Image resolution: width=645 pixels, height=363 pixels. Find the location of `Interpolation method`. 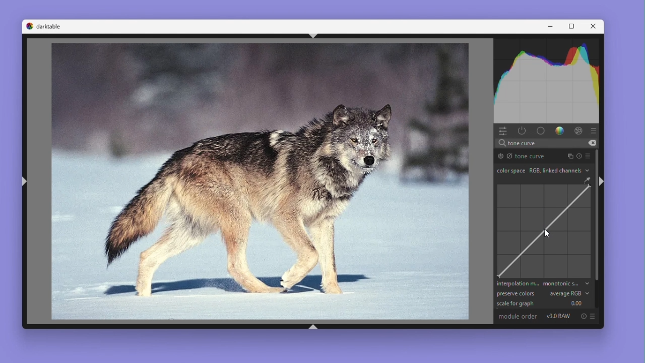

Interpolation method is located at coordinates (542, 284).